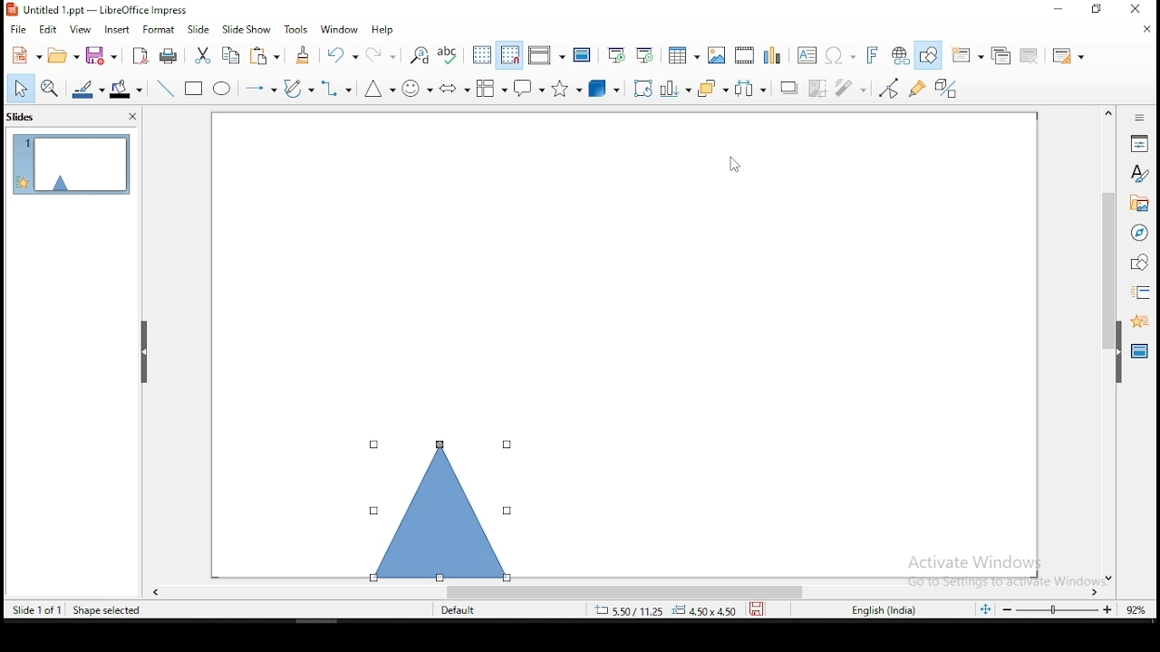 The width and height of the screenshot is (1160, 652). Describe the element at coordinates (266, 56) in the screenshot. I see `paste` at that location.